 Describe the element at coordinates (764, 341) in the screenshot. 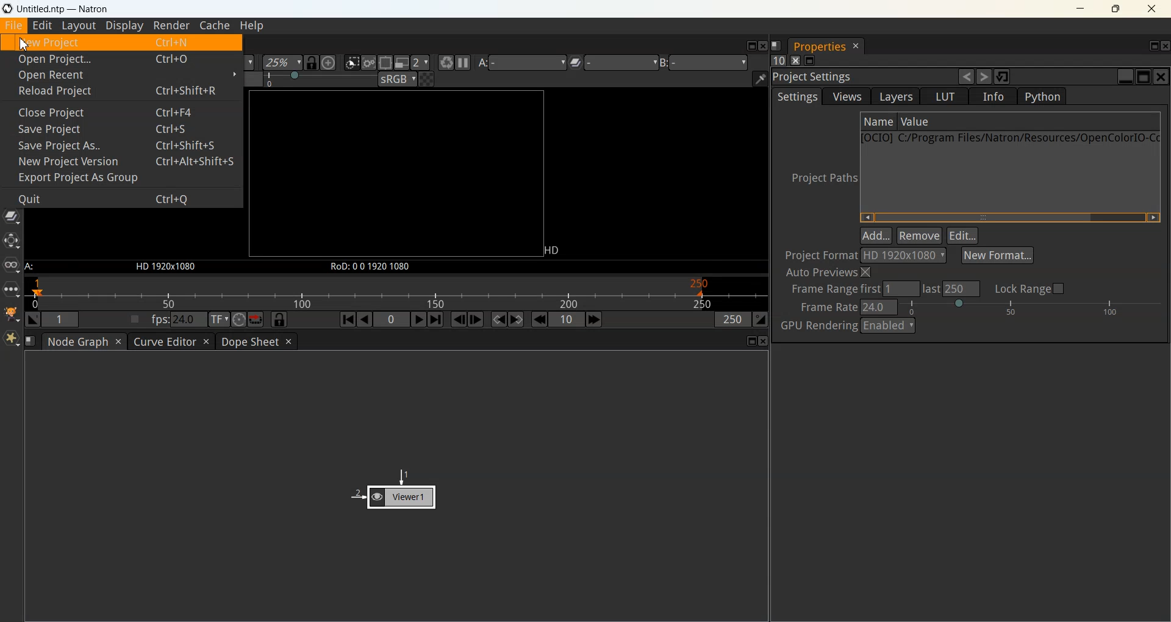

I see `Close` at that location.